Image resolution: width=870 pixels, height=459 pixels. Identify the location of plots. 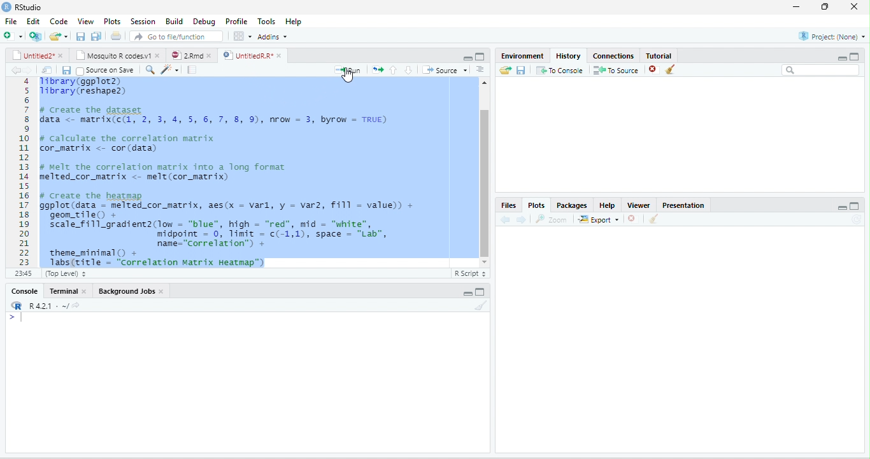
(538, 205).